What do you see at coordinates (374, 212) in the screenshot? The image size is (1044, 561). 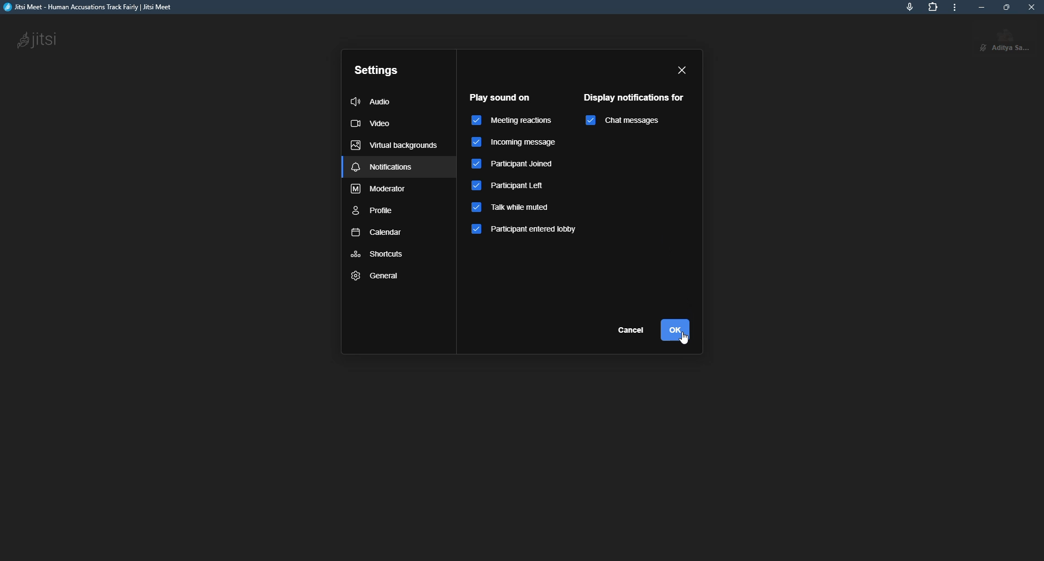 I see `profile` at bounding box center [374, 212].